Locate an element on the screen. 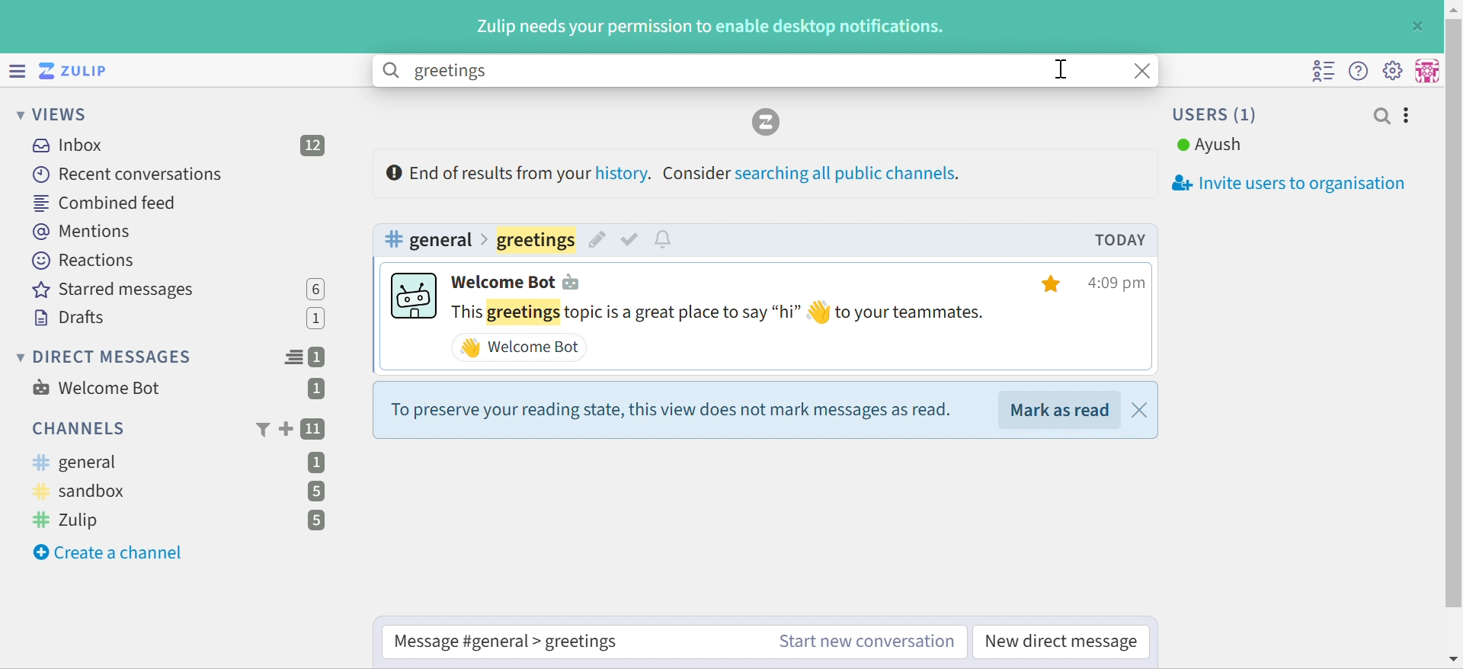 This screenshot has width=1463, height=669. 4:09 pm is located at coordinates (1120, 284).